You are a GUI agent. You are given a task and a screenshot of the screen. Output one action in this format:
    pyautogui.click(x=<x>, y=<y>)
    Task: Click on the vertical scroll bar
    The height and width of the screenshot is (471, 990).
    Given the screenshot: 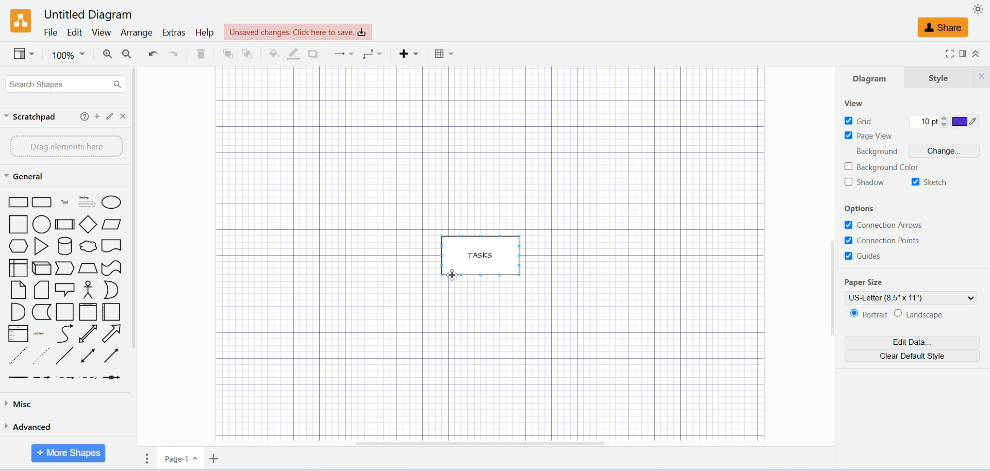 What is the action you would take?
    pyautogui.click(x=832, y=261)
    